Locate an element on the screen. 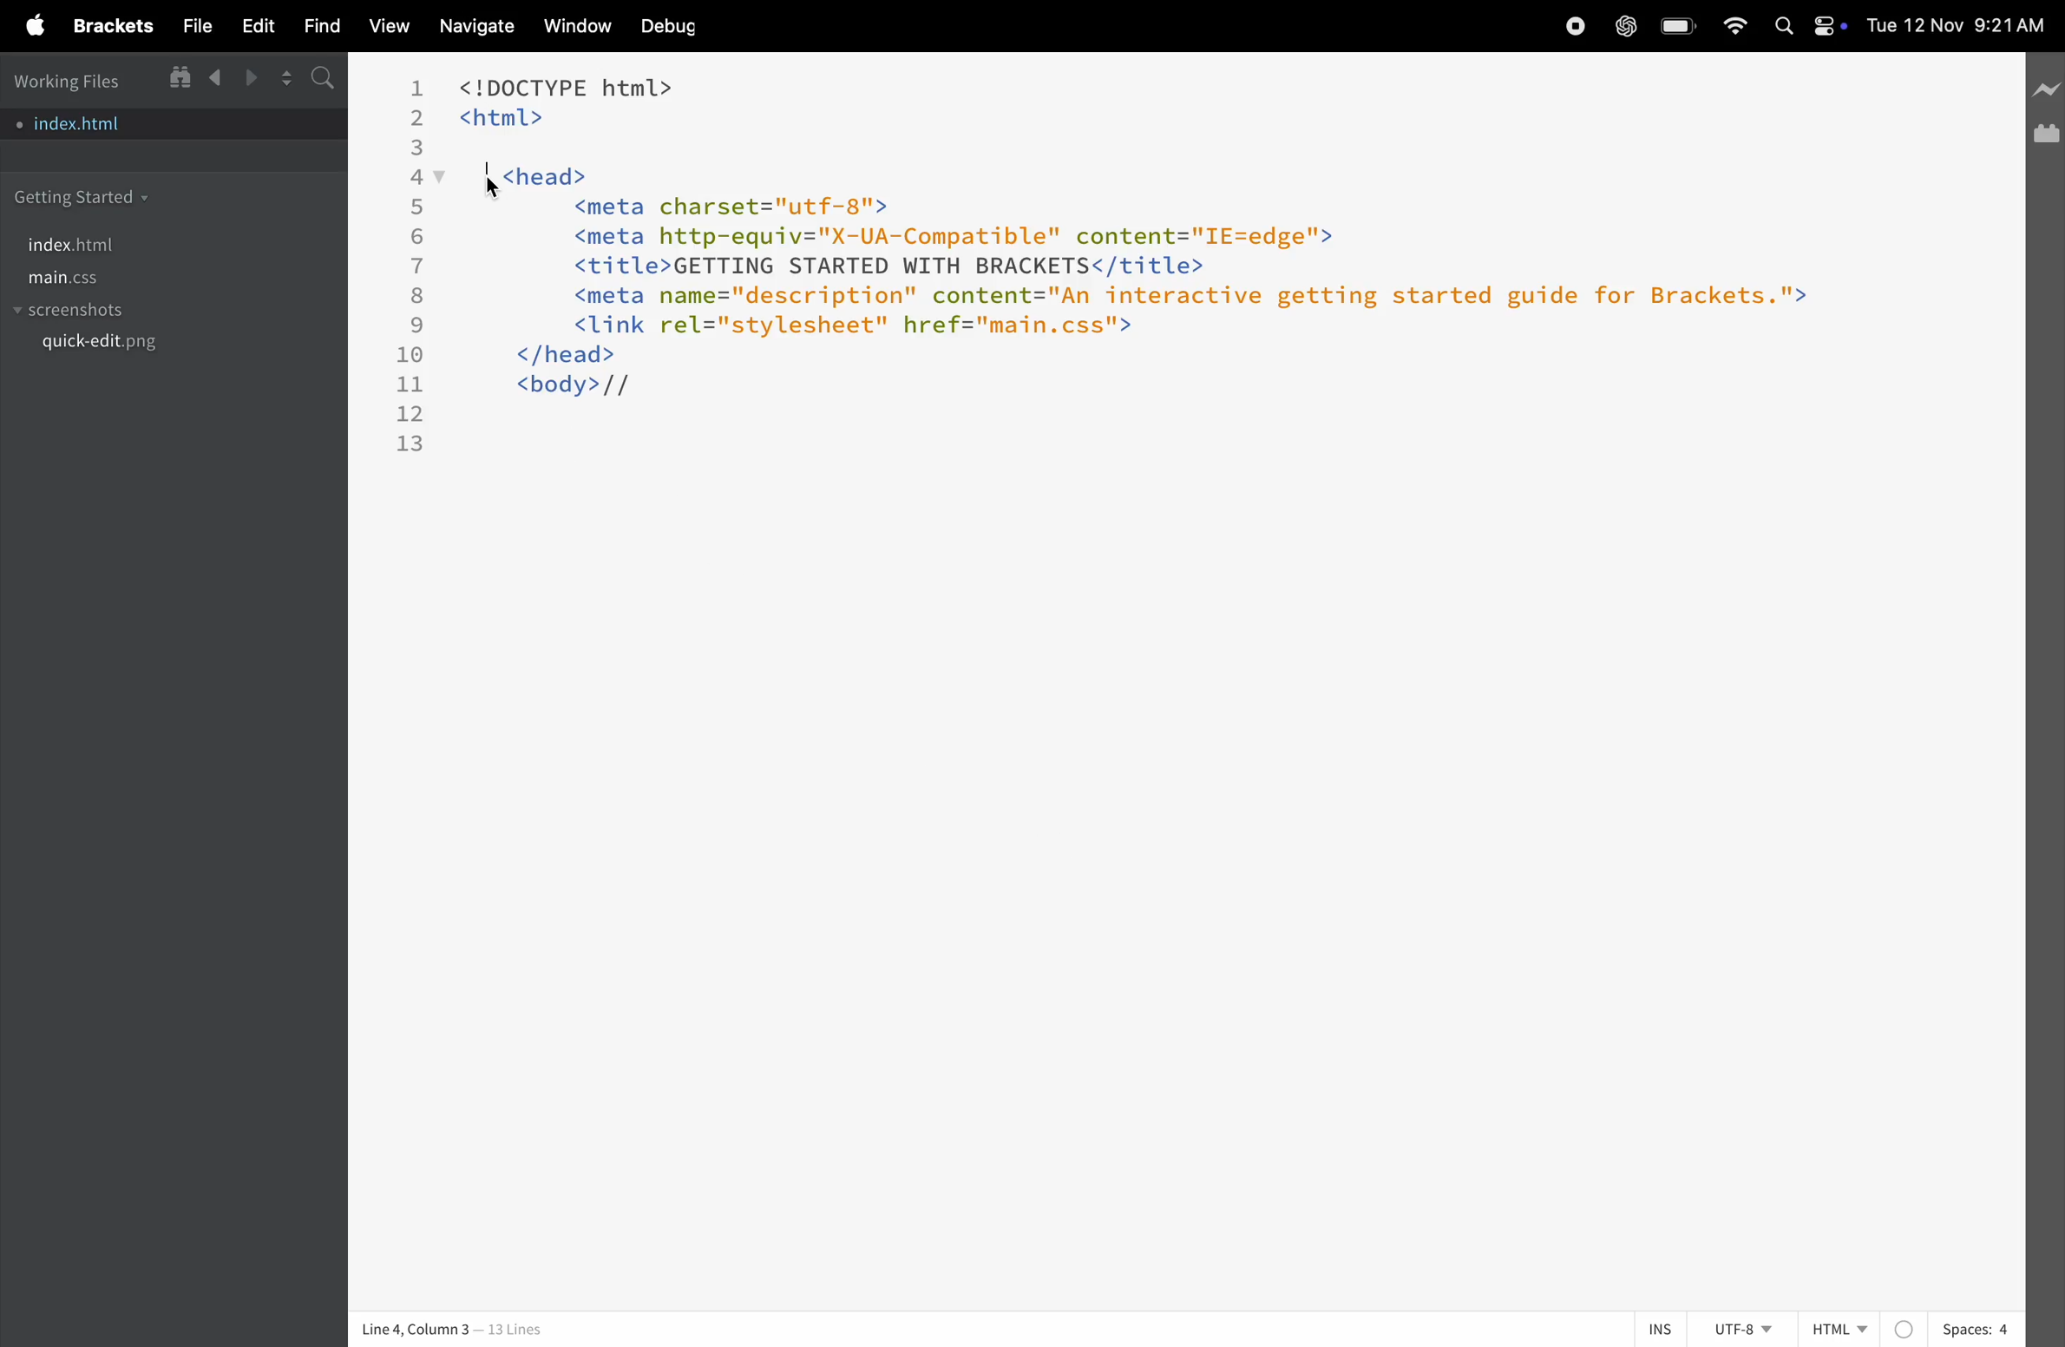 The image size is (2065, 1347). navigate is located at coordinates (473, 29).